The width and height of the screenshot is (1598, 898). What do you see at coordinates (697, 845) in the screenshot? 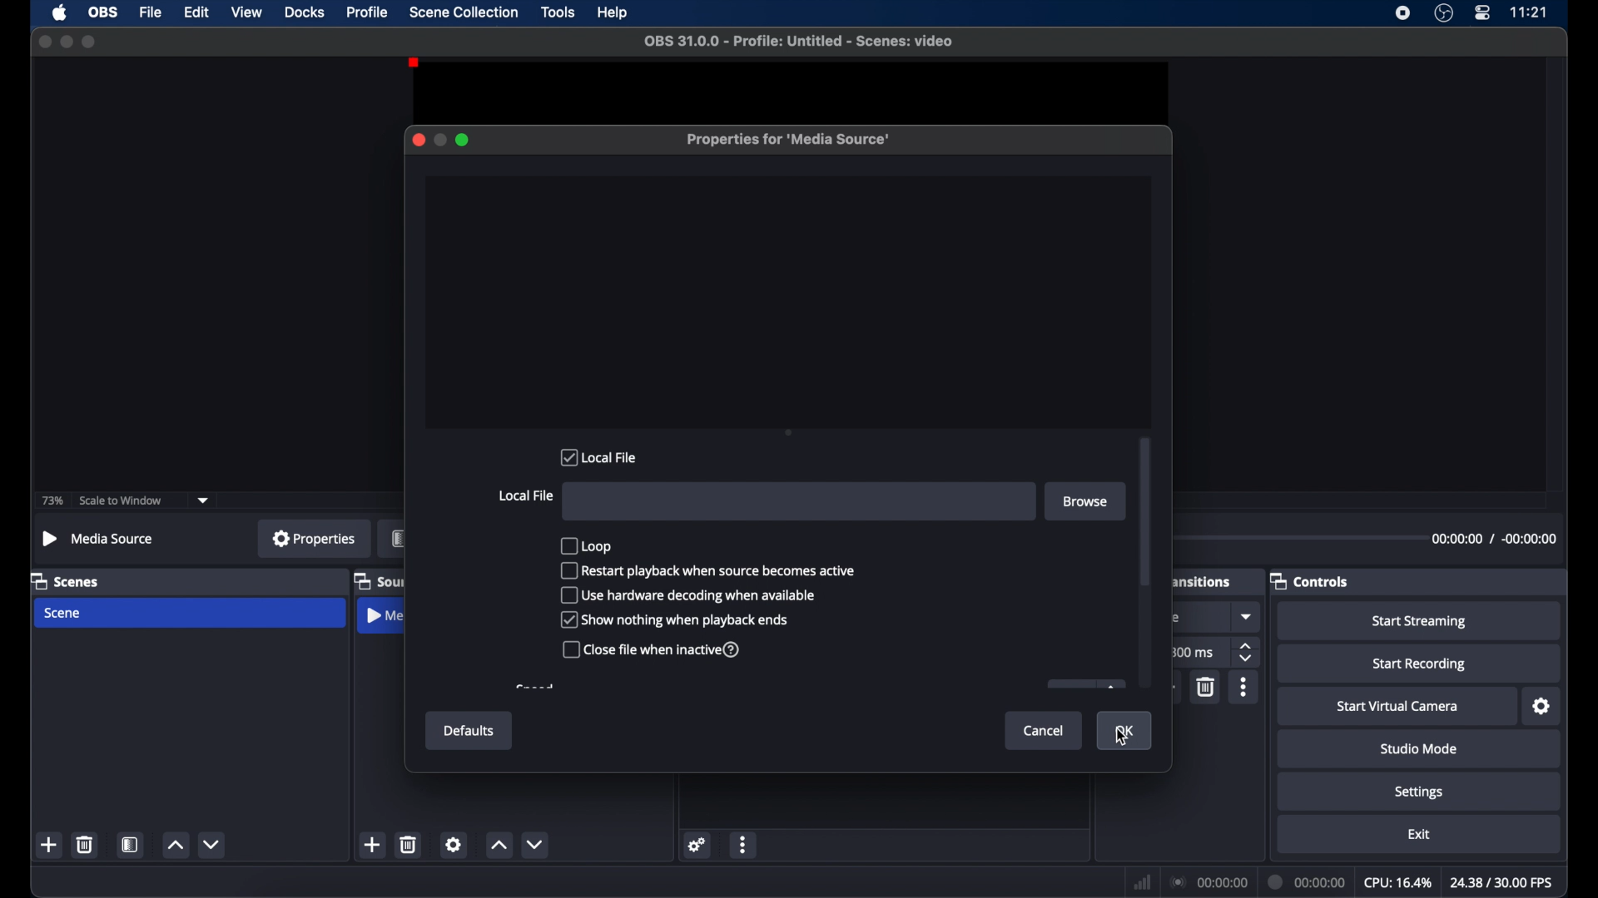
I see `settings` at bounding box center [697, 845].